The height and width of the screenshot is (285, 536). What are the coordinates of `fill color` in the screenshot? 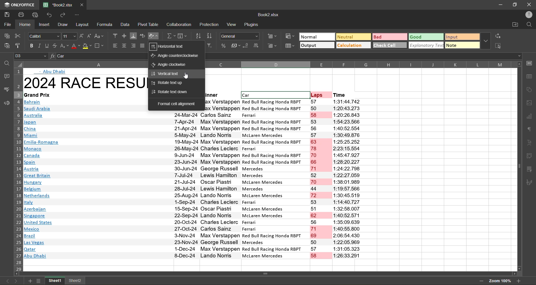 It's located at (87, 47).